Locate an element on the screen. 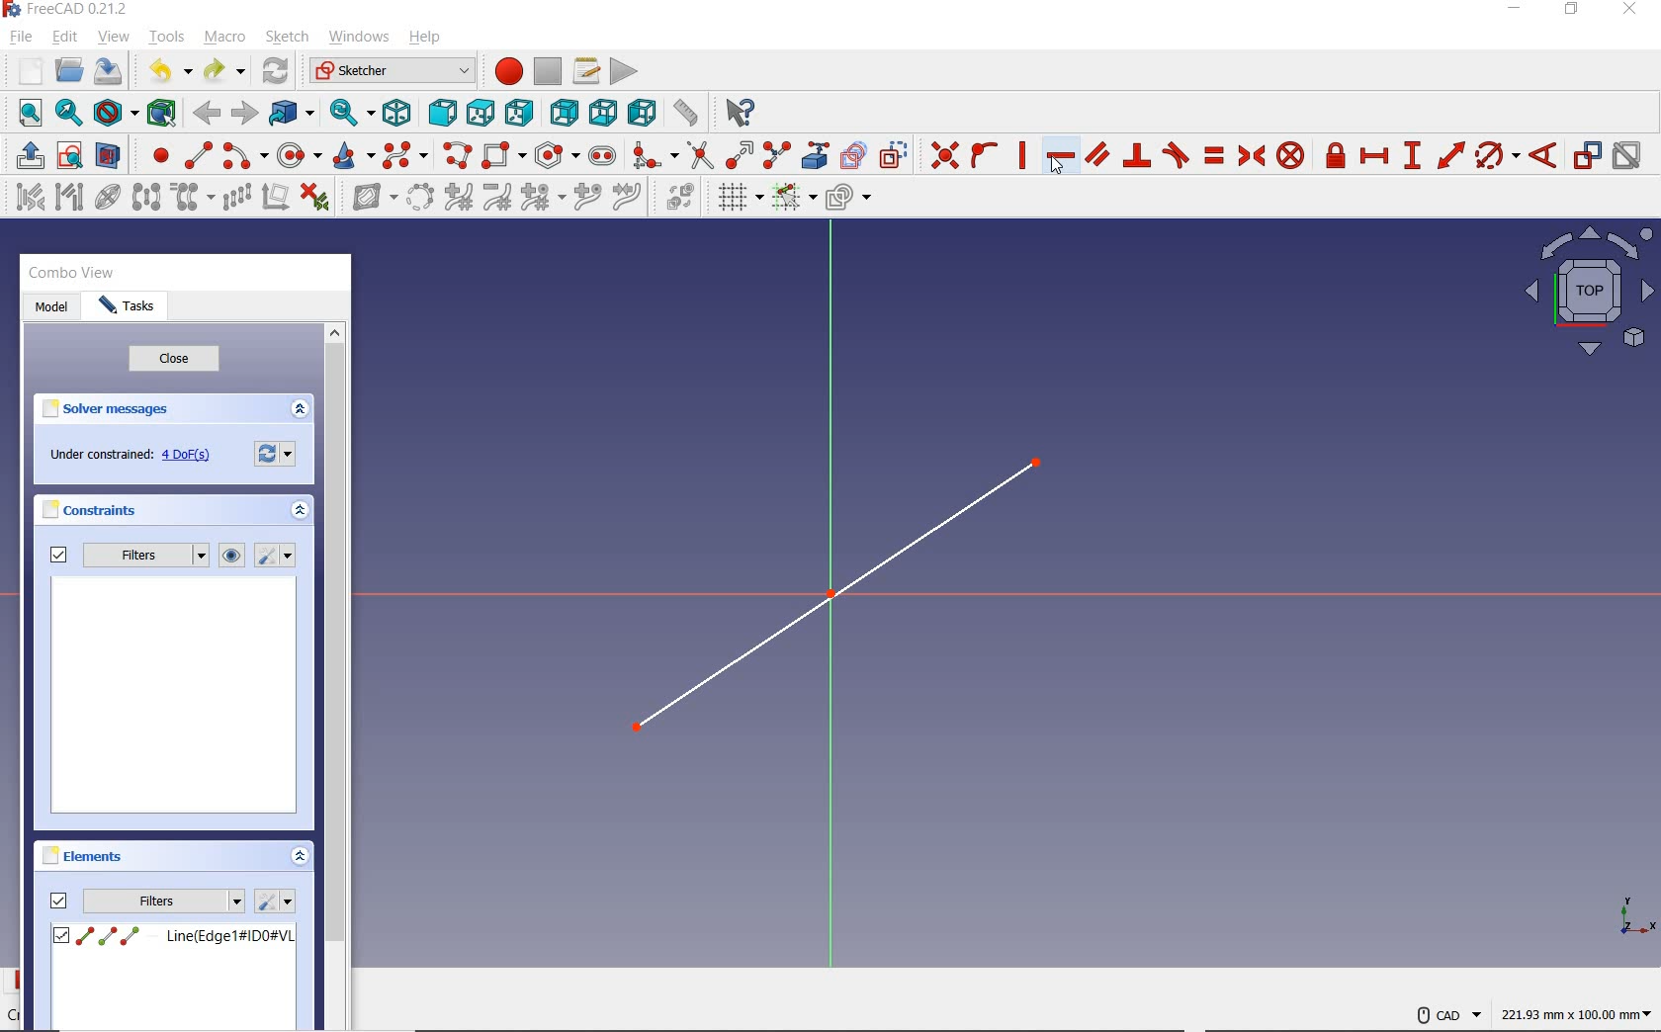 The height and width of the screenshot is (1032, 1661). CONSTRAINT HORIZONTAL DISTANCE is located at coordinates (1373, 157).